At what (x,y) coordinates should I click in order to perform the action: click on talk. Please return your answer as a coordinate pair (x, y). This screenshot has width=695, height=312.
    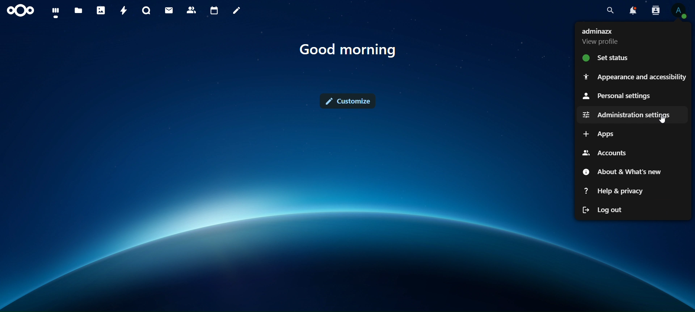
    Looking at the image, I should click on (145, 11).